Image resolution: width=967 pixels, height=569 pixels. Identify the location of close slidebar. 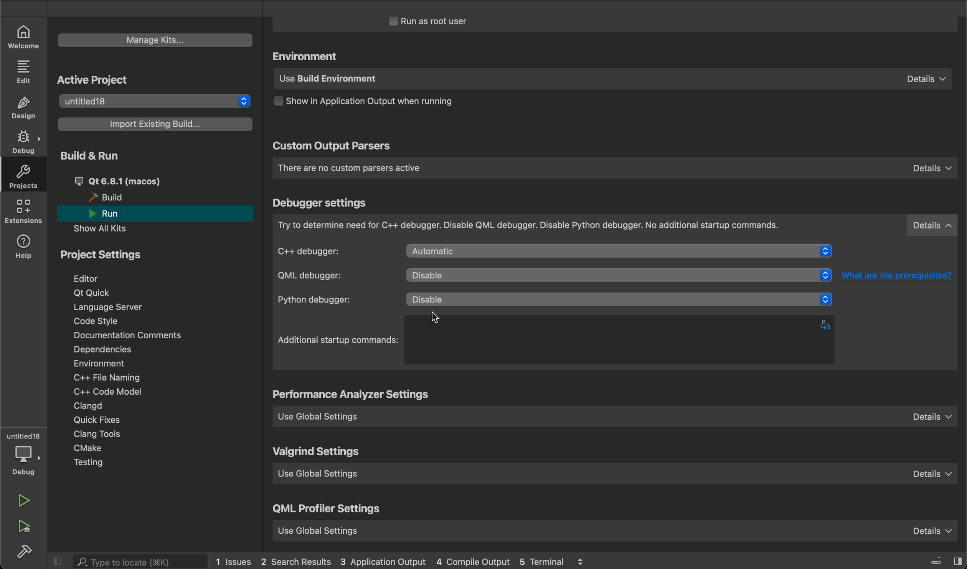
(936, 559).